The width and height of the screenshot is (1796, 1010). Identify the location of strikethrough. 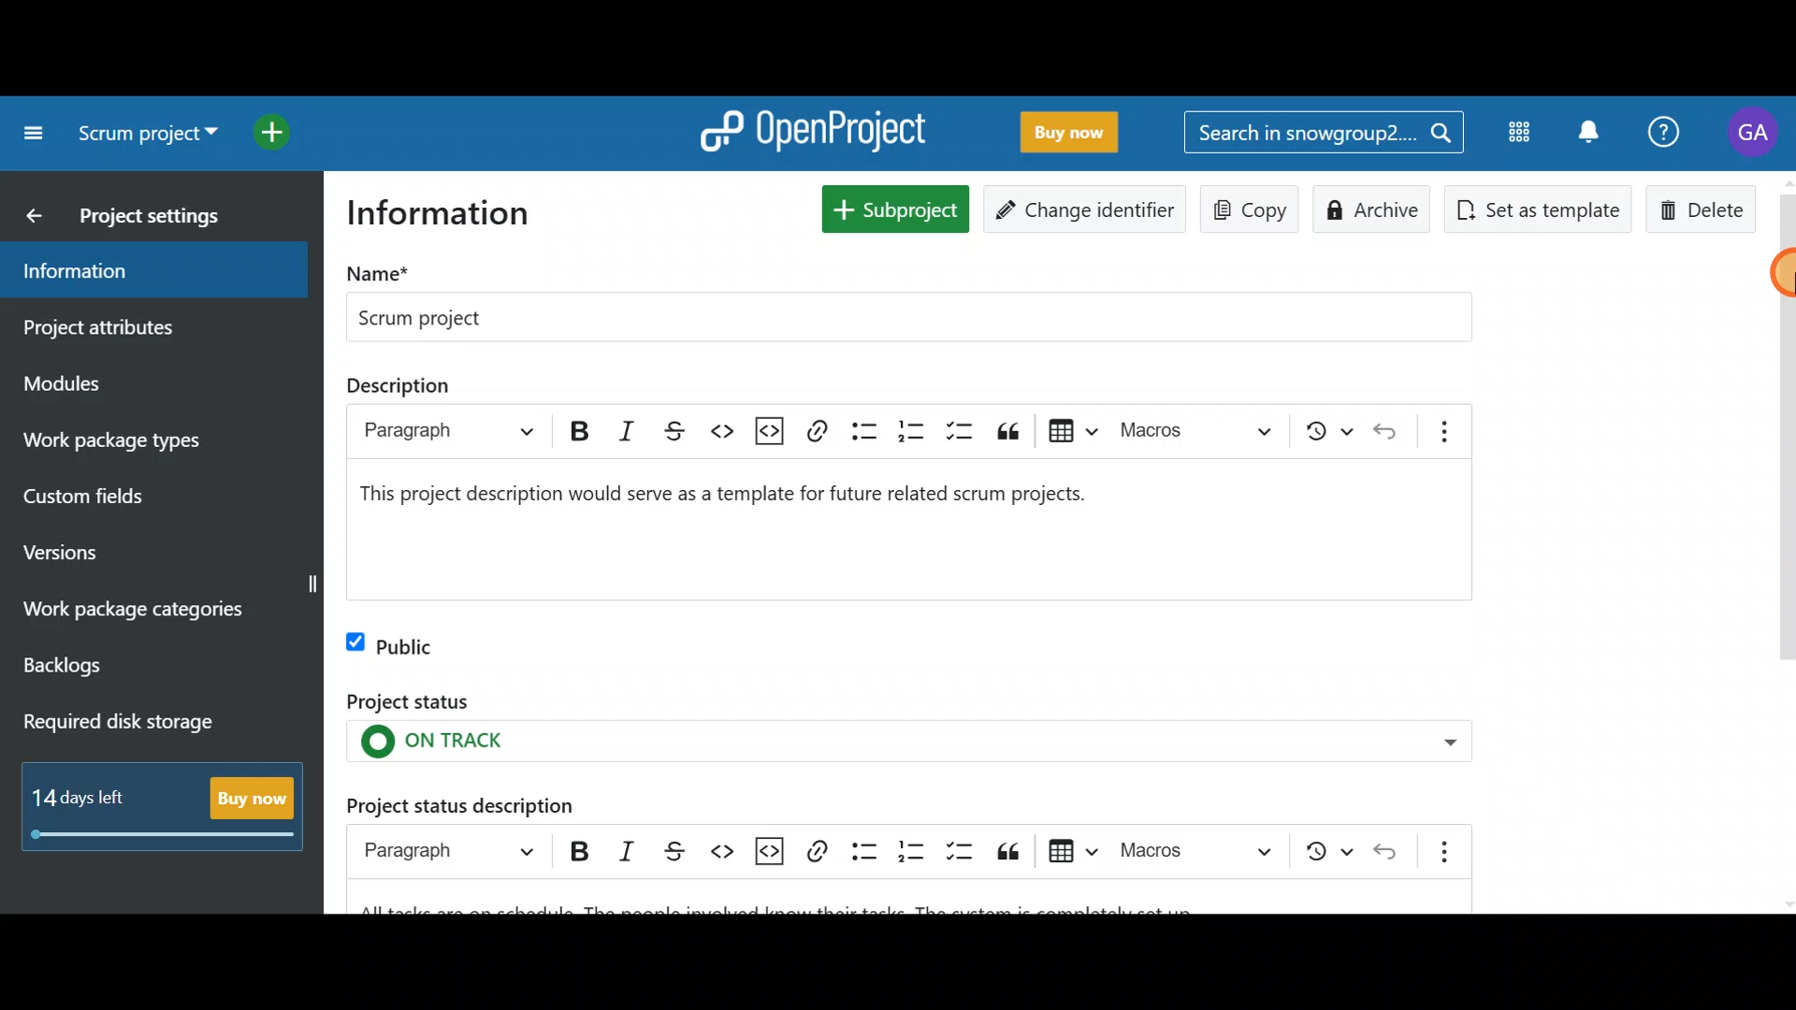
(673, 431).